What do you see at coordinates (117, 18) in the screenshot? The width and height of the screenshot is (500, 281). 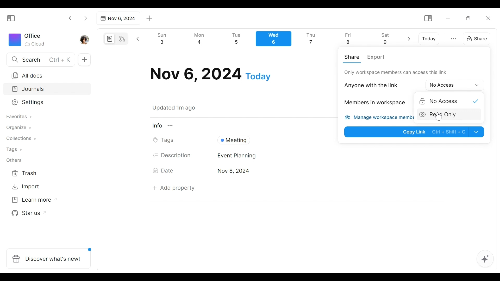 I see `Tab` at bounding box center [117, 18].